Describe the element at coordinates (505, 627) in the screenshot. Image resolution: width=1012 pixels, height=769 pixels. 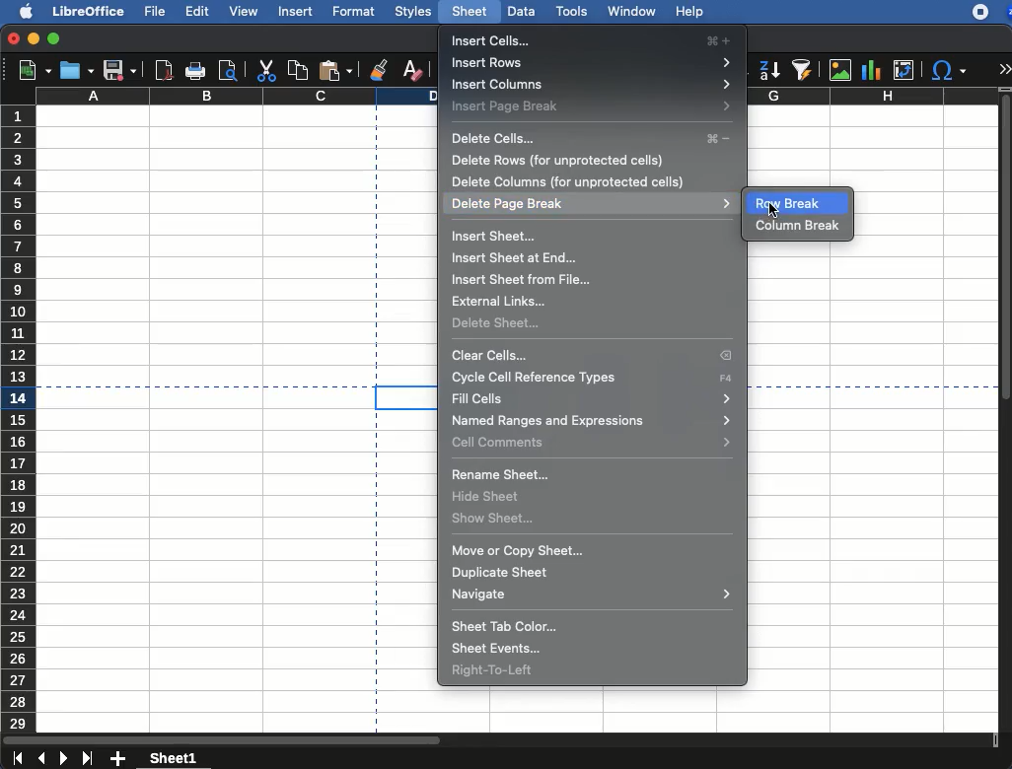
I see `sheet tab color` at that location.